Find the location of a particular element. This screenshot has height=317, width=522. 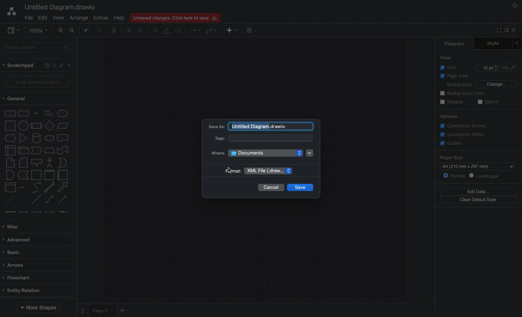

Trash is located at coordinates (114, 31).